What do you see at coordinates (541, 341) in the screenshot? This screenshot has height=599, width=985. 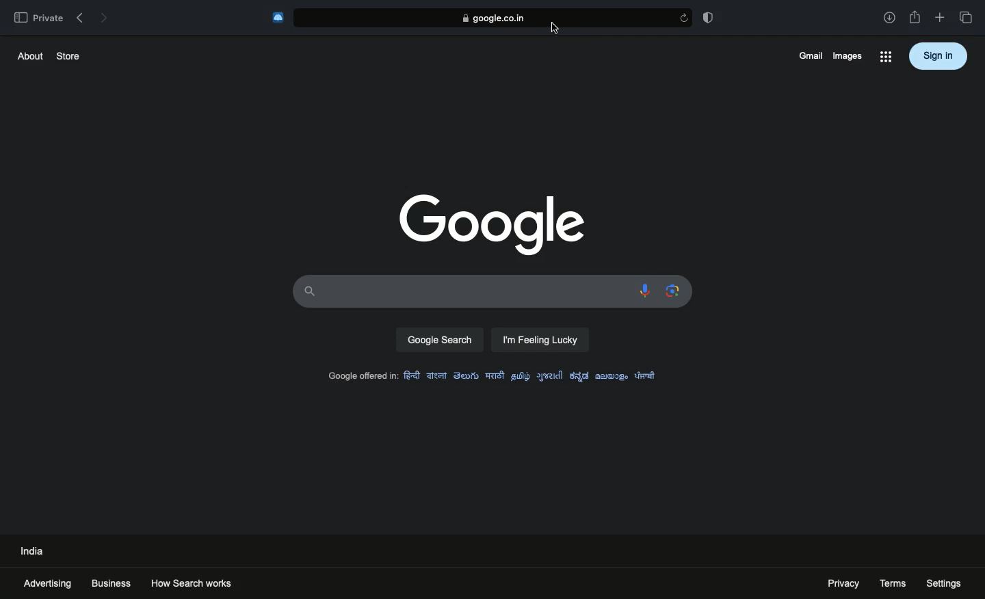 I see `feeling lucky` at bounding box center [541, 341].